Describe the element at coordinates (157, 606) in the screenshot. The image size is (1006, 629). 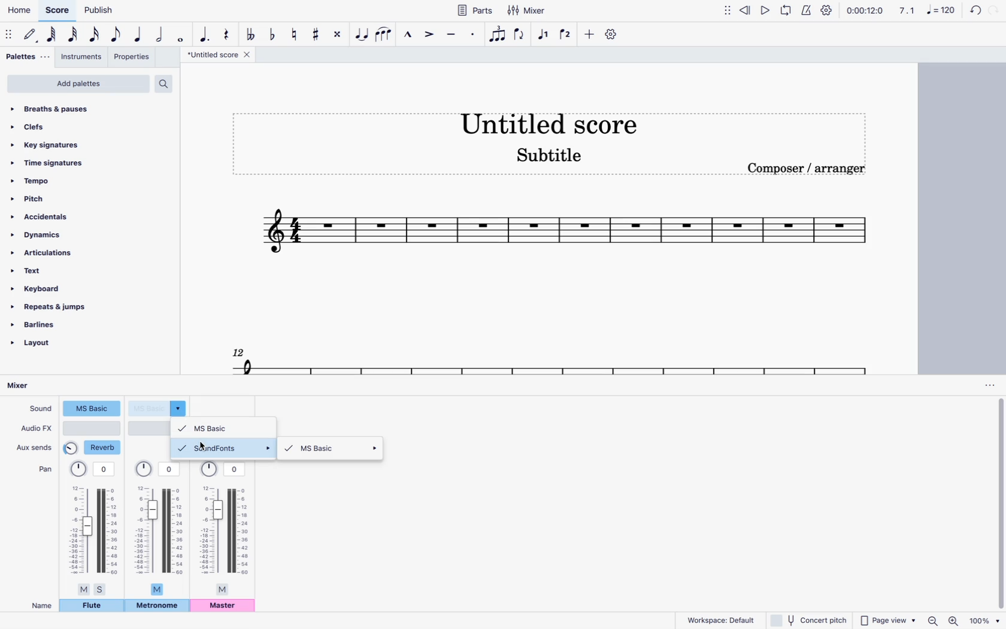
I see `metronome` at that location.